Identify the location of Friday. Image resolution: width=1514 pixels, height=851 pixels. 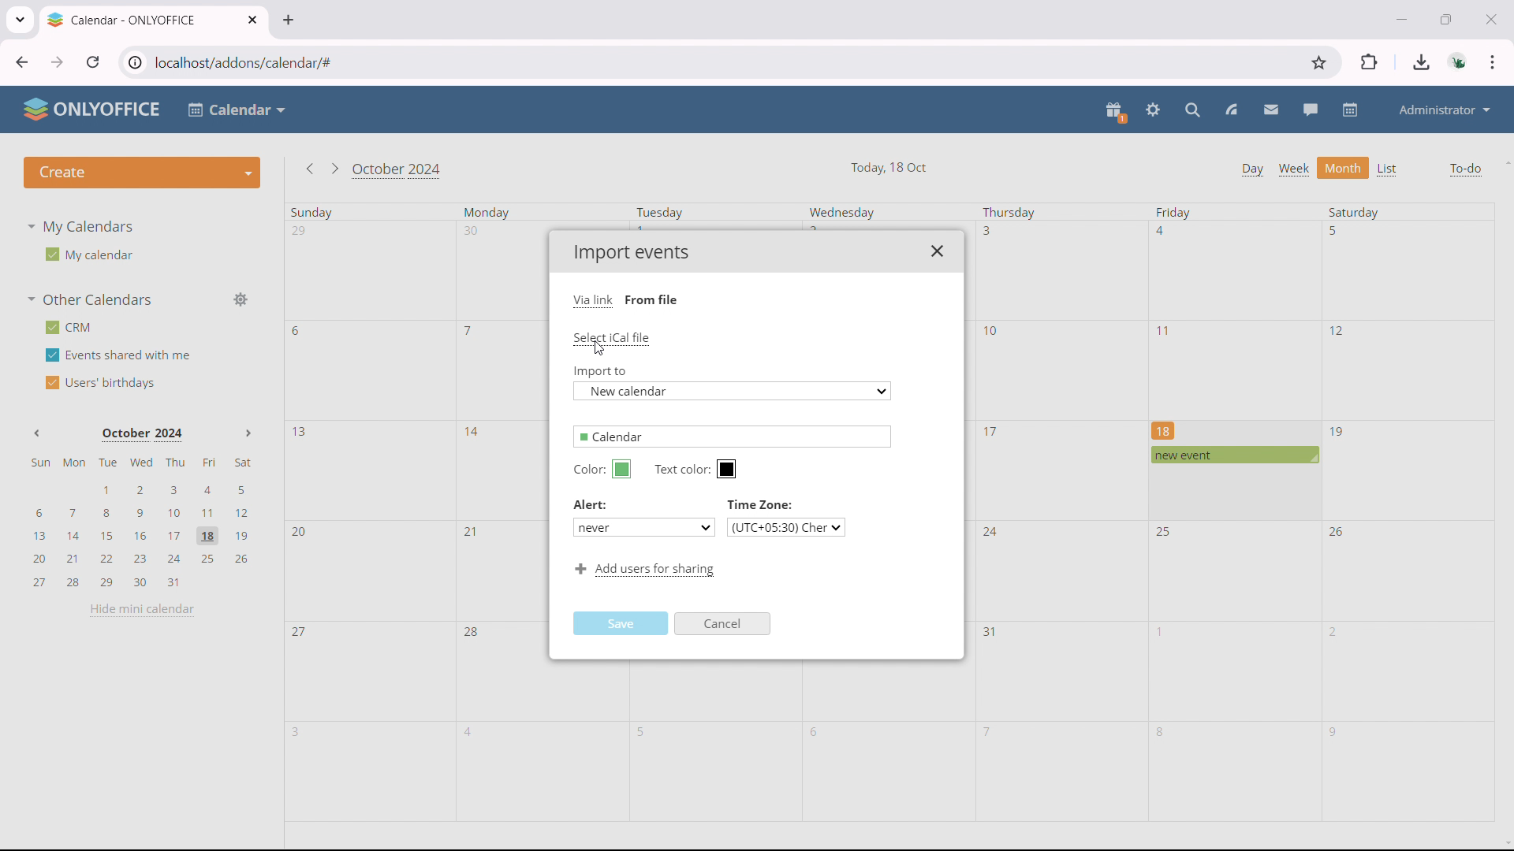
(1174, 213).